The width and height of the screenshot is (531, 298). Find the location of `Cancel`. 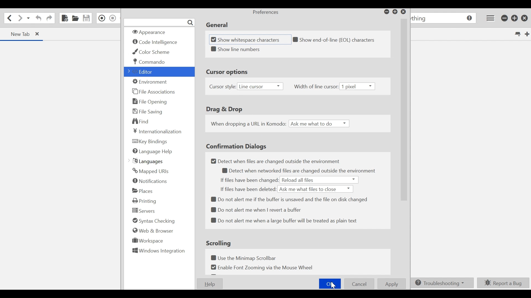

Cancel is located at coordinates (359, 284).